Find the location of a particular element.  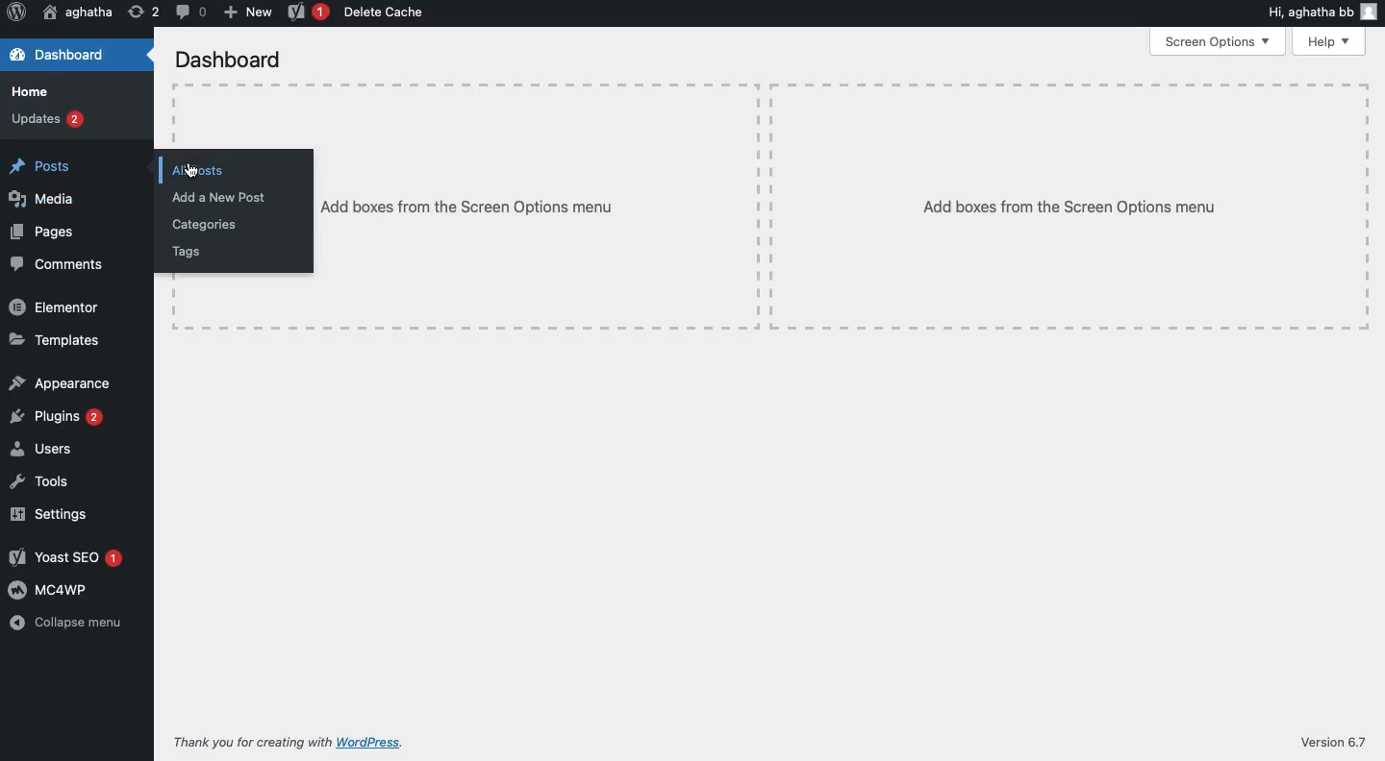

Pages is located at coordinates (44, 231).